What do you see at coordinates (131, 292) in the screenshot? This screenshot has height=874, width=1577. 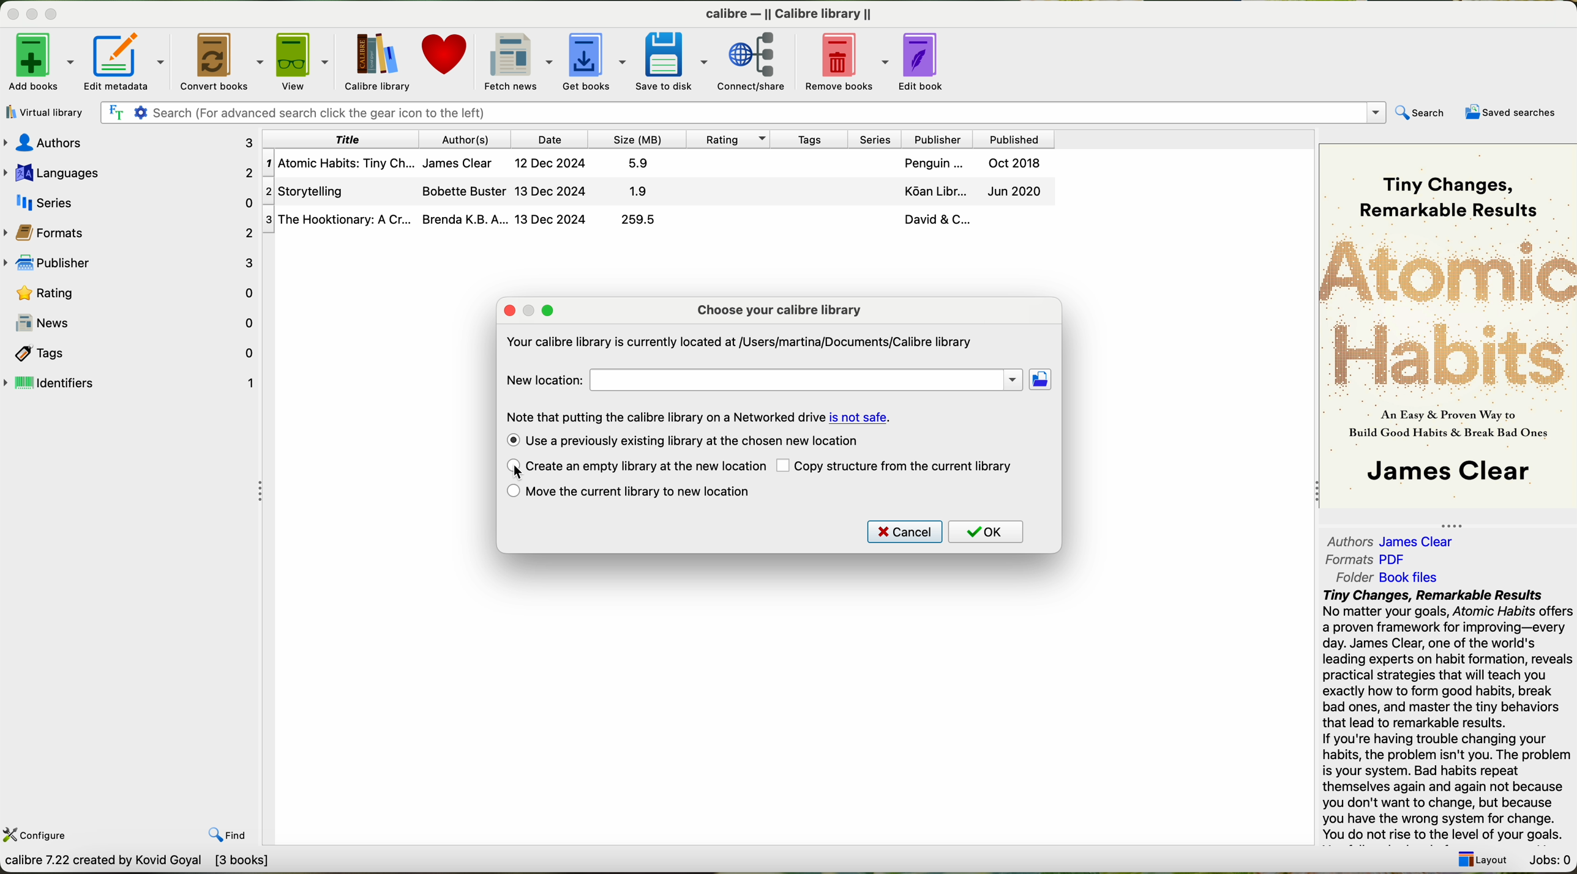 I see `rating` at bounding box center [131, 292].